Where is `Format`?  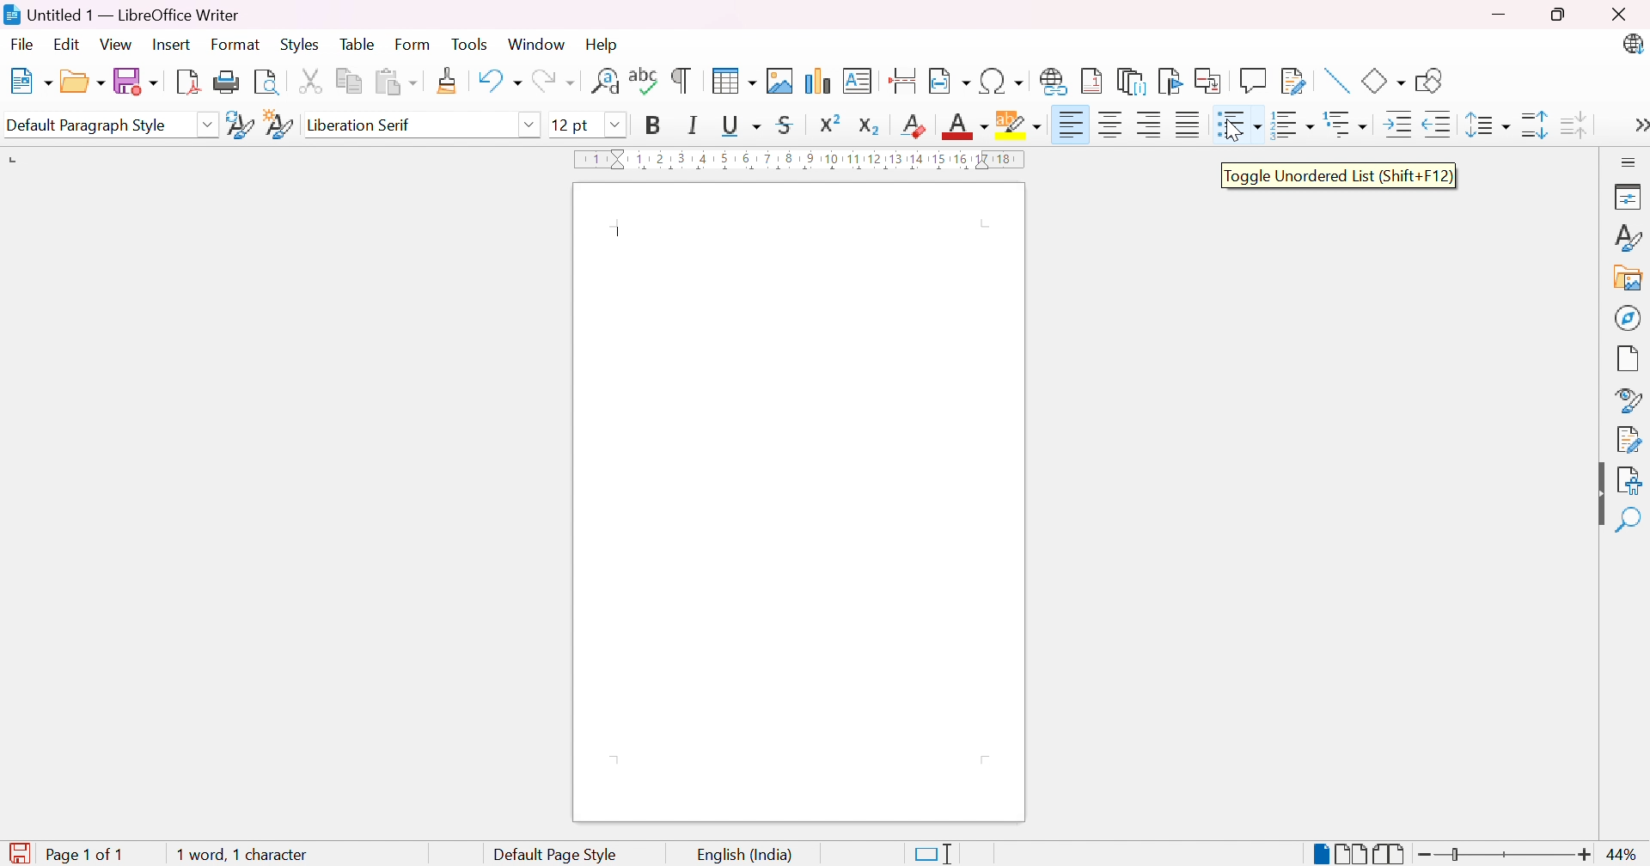 Format is located at coordinates (236, 45).